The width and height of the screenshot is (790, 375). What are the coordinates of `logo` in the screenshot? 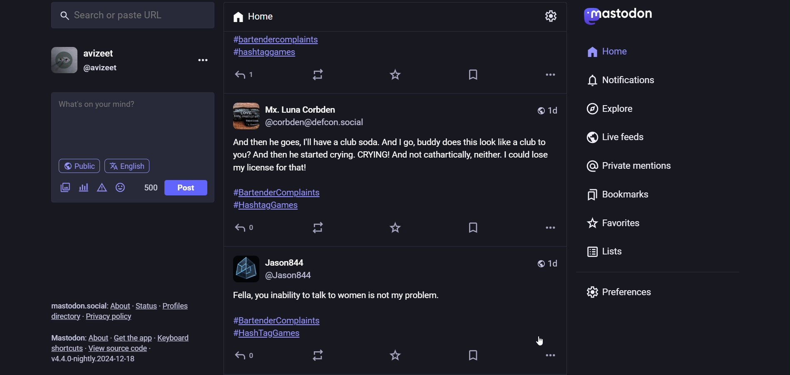 It's located at (618, 15).